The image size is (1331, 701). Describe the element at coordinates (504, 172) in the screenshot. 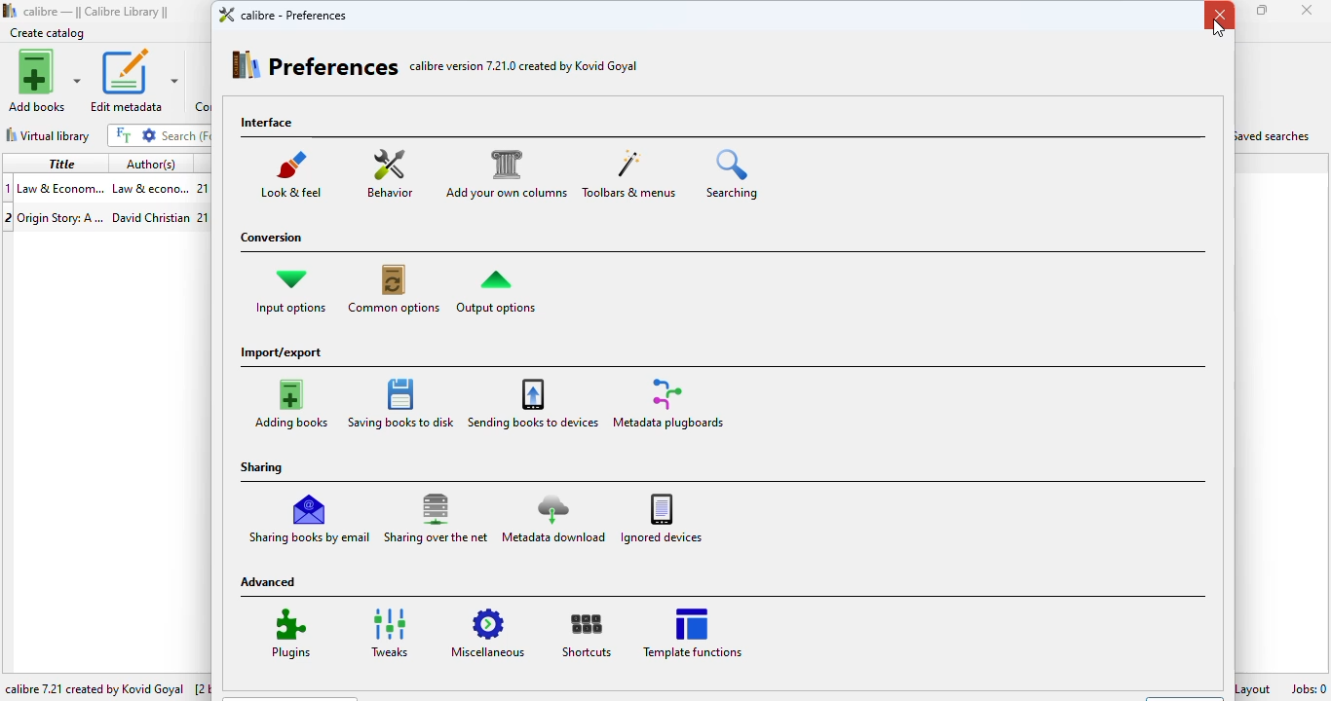

I see `add your own columns` at that location.